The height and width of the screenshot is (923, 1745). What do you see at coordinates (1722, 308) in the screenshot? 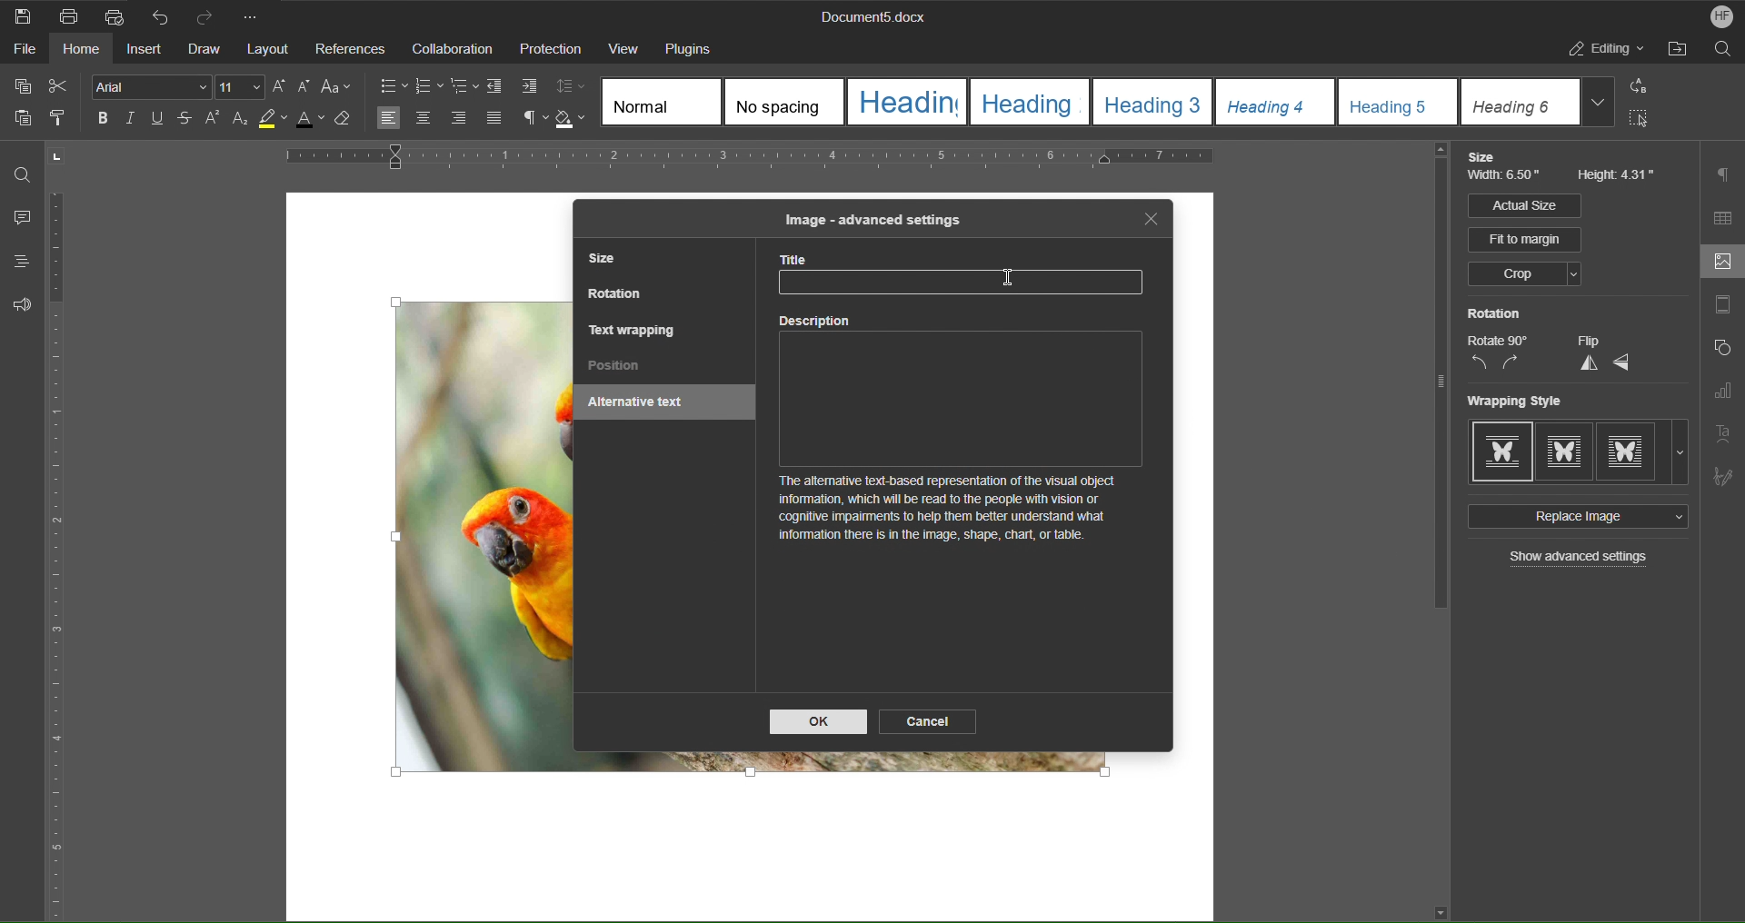
I see `Header/Footer` at bounding box center [1722, 308].